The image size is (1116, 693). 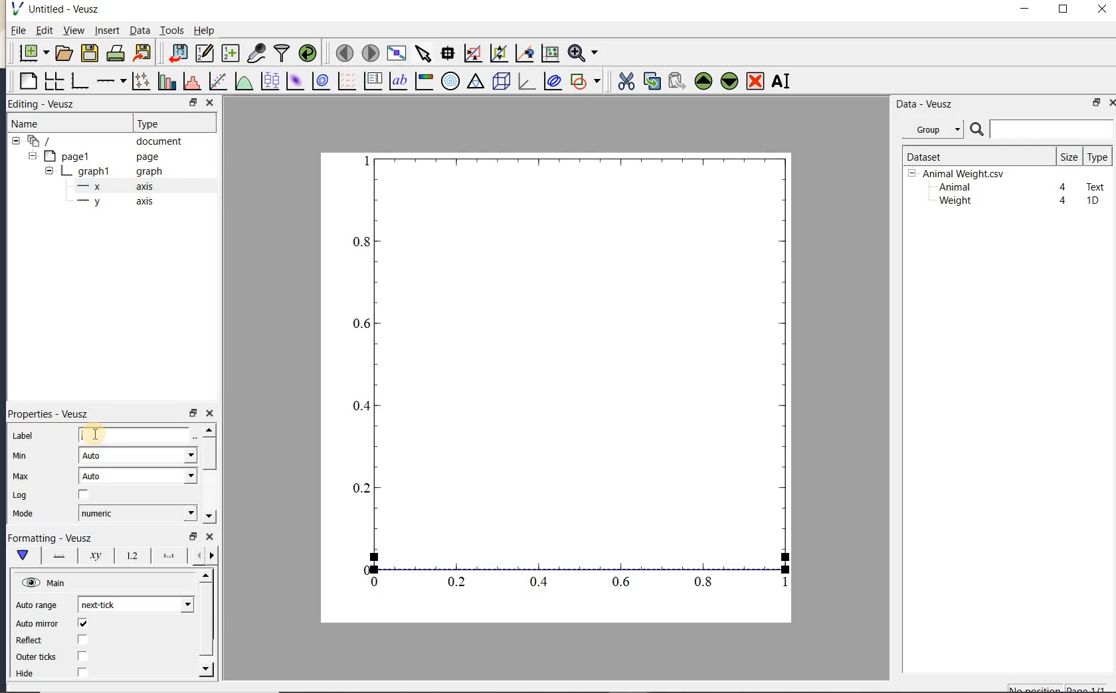 I want to click on Auto range, so click(x=37, y=605).